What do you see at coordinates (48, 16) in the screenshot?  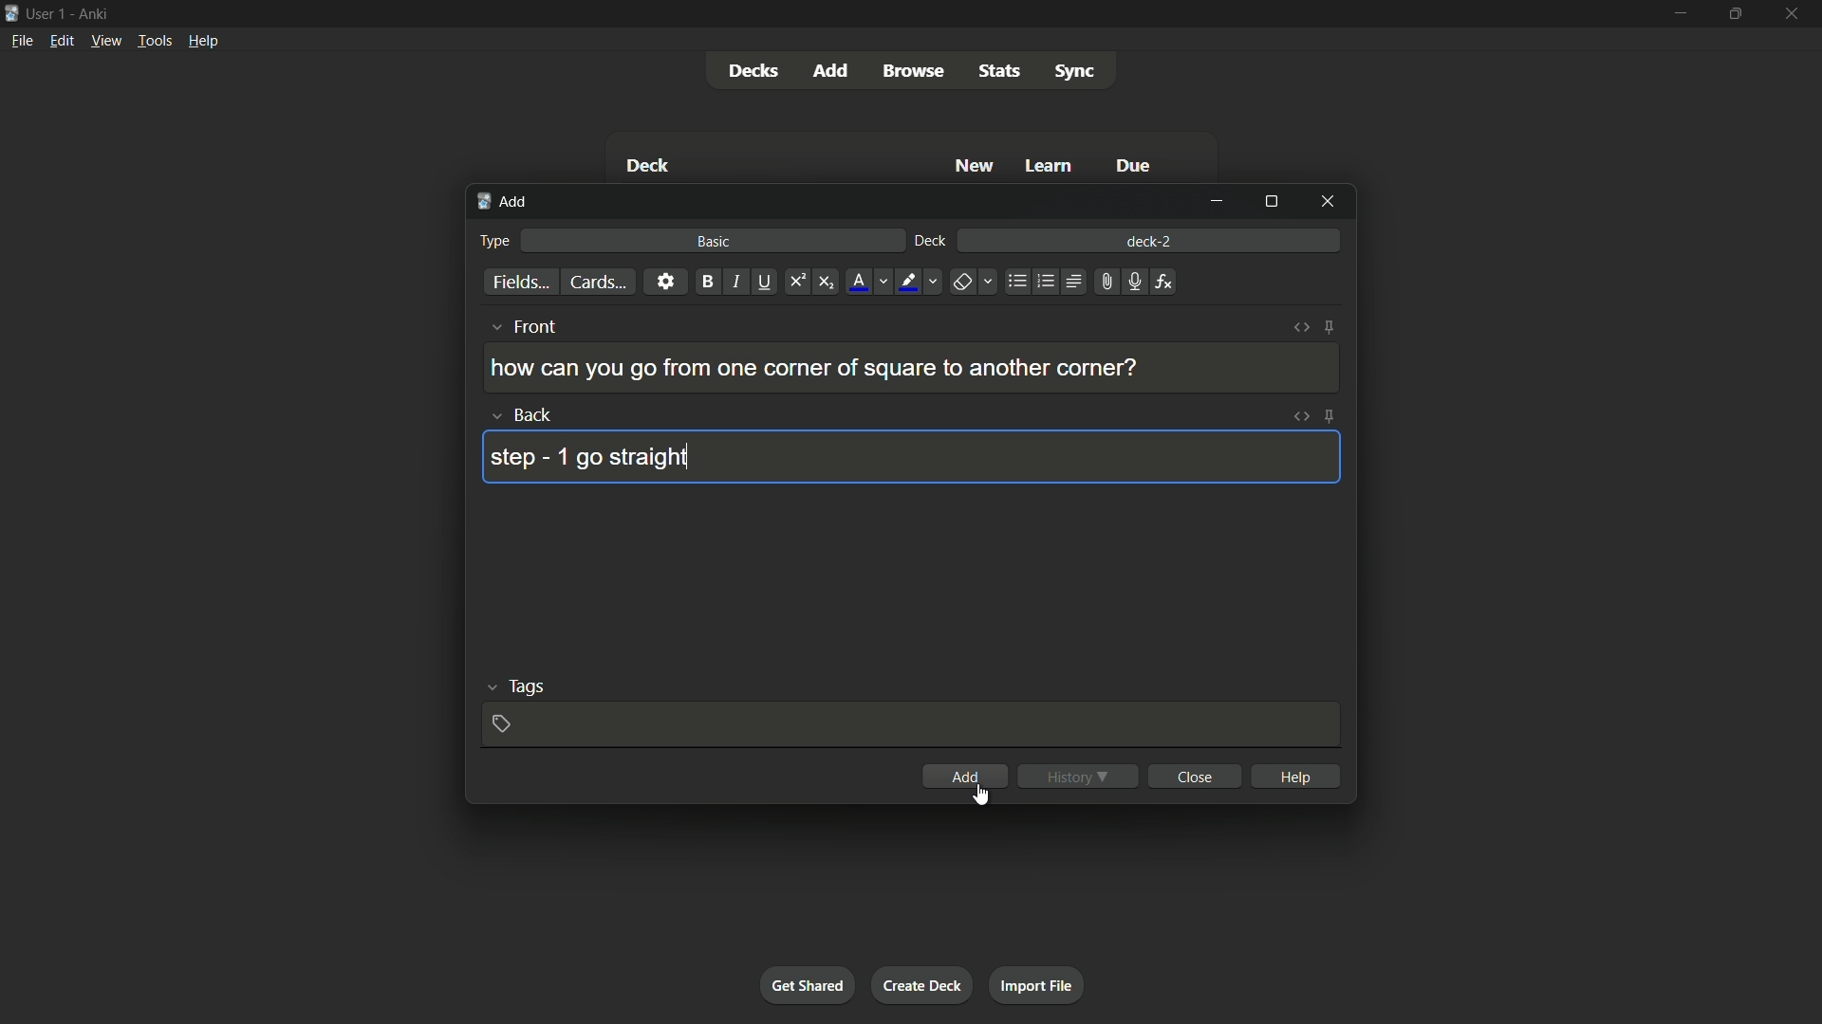 I see `user 1` at bounding box center [48, 16].